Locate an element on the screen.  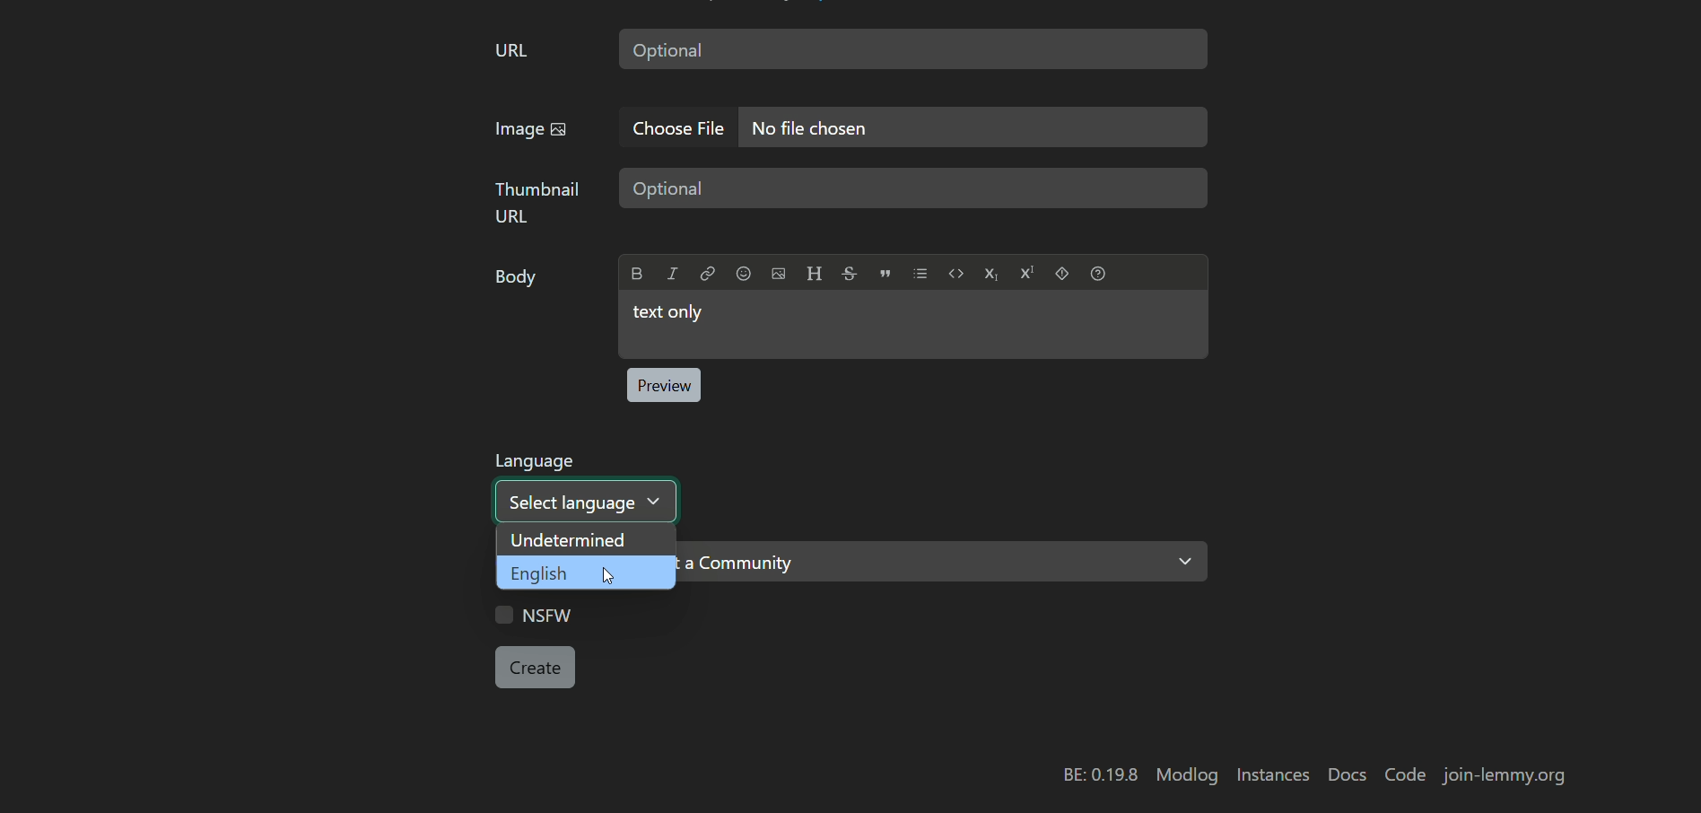
Link is located at coordinates (707, 273).